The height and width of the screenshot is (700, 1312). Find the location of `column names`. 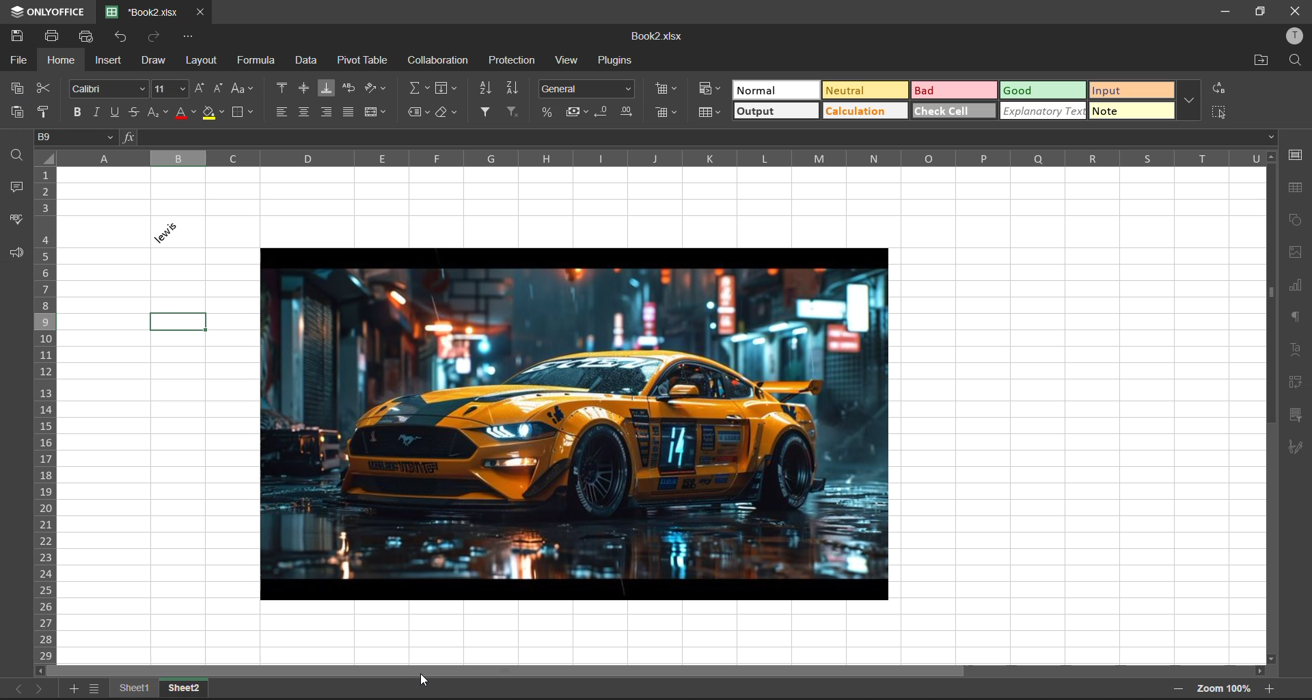

column names is located at coordinates (673, 163).